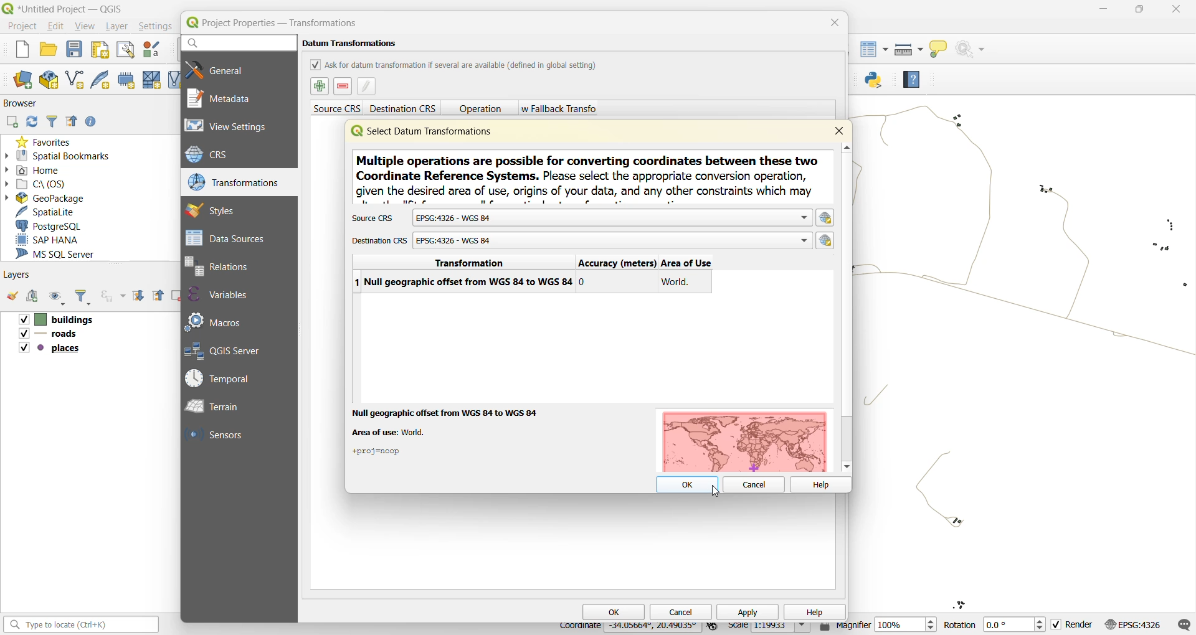  Describe the element at coordinates (59, 156) in the screenshot. I see `spatial bookmarks` at that location.